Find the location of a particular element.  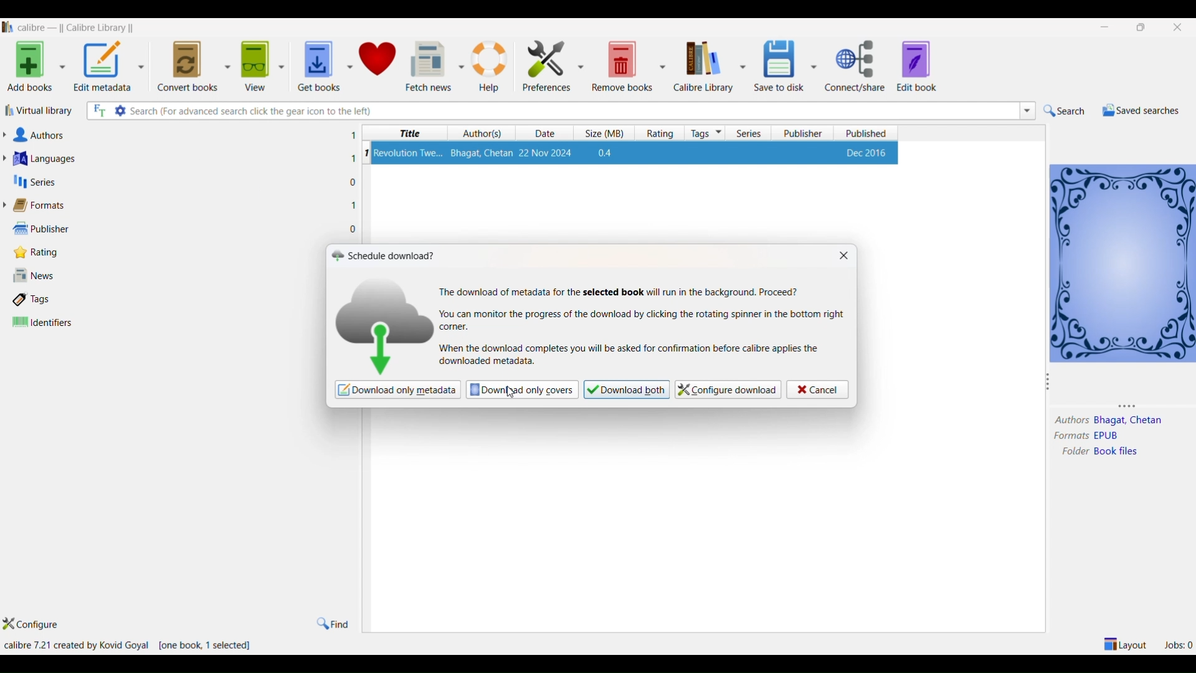

search dropdown button is located at coordinates (1026, 110).